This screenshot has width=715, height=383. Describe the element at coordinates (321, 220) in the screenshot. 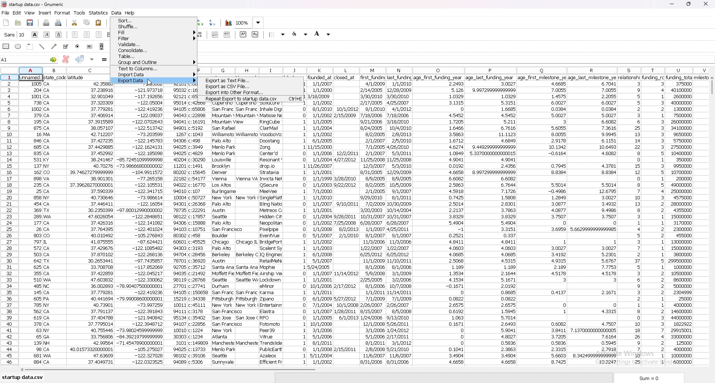

I see `data` at that location.